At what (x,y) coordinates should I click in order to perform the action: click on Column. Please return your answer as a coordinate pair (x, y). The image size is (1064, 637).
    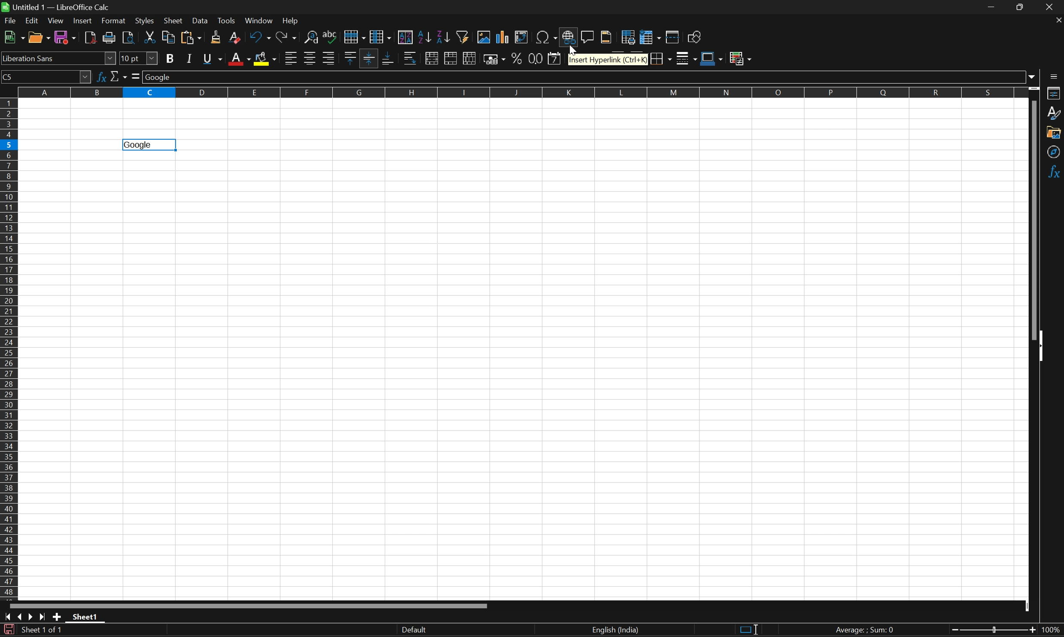
    Looking at the image, I should click on (381, 35).